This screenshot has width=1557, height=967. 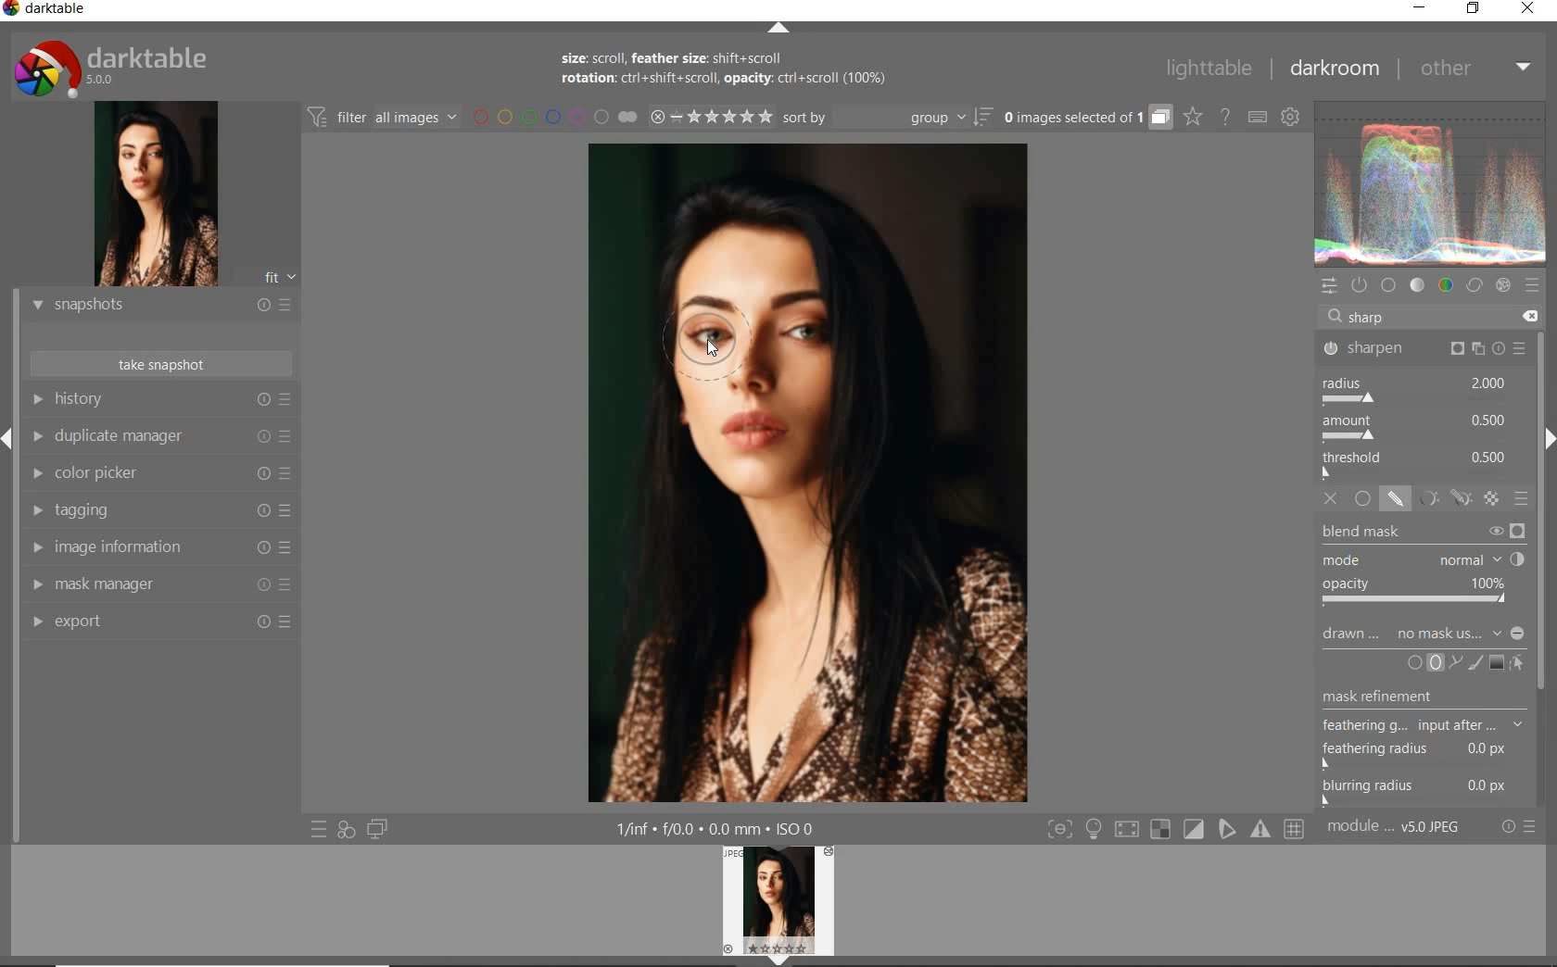 I want to click on Darktable 5.0.0, so click(x=110, y=68).